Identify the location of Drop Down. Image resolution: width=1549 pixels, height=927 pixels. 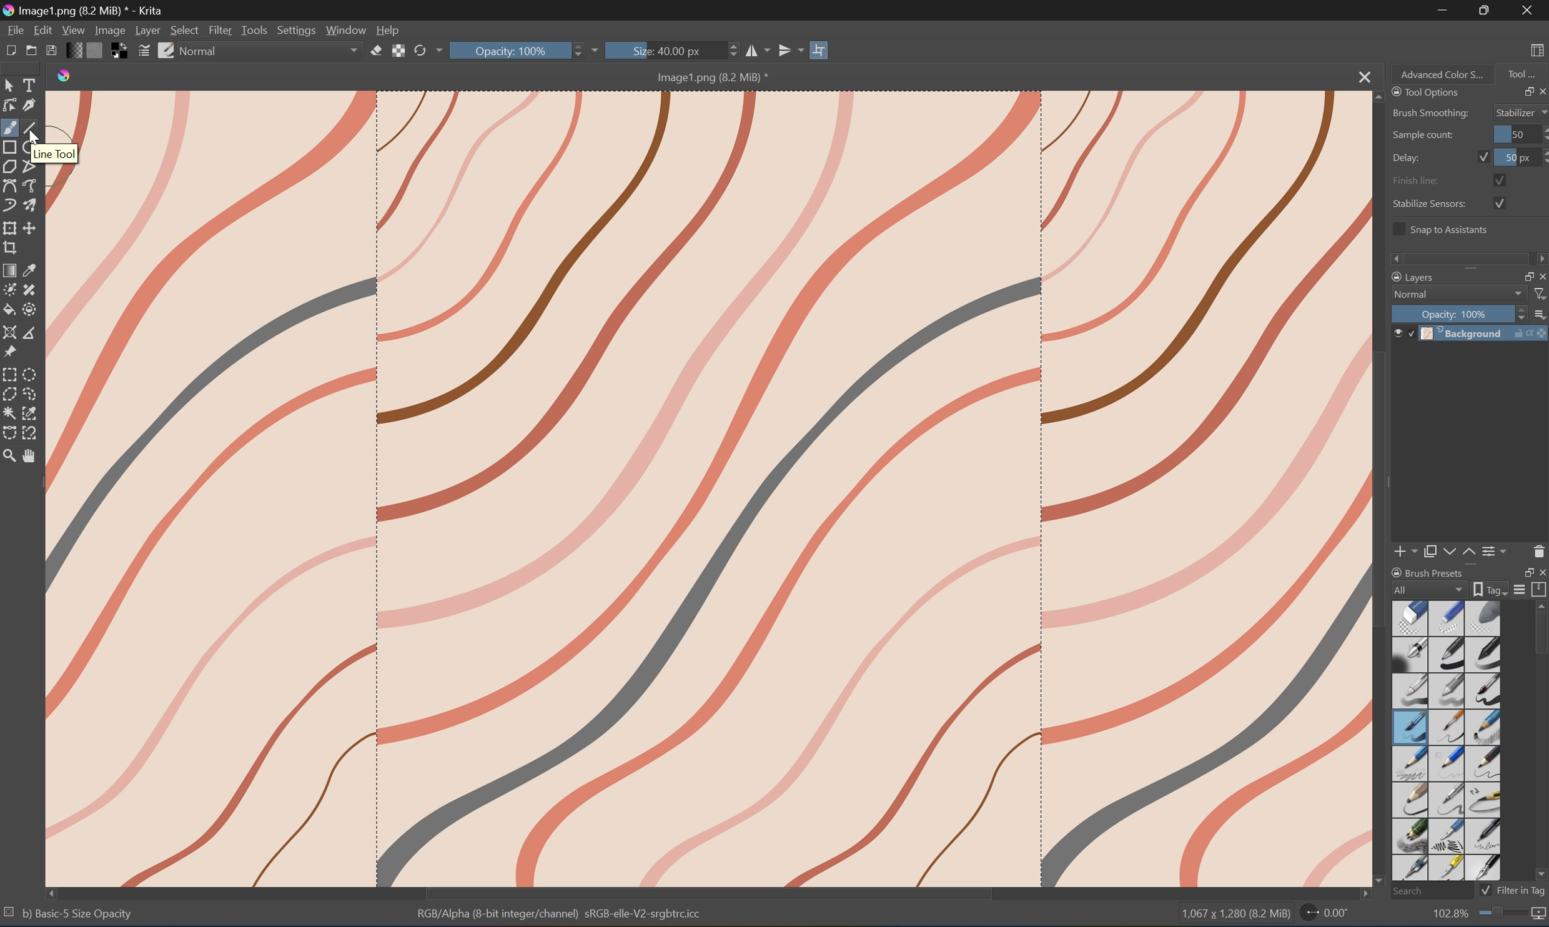
(1517, 294).